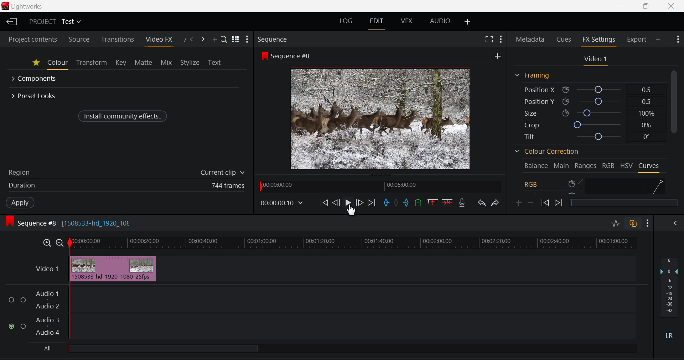  Describe the element at coordinates (615, 224) in the screenshot. I see `Toggle Audio Levels Editing` at that location.